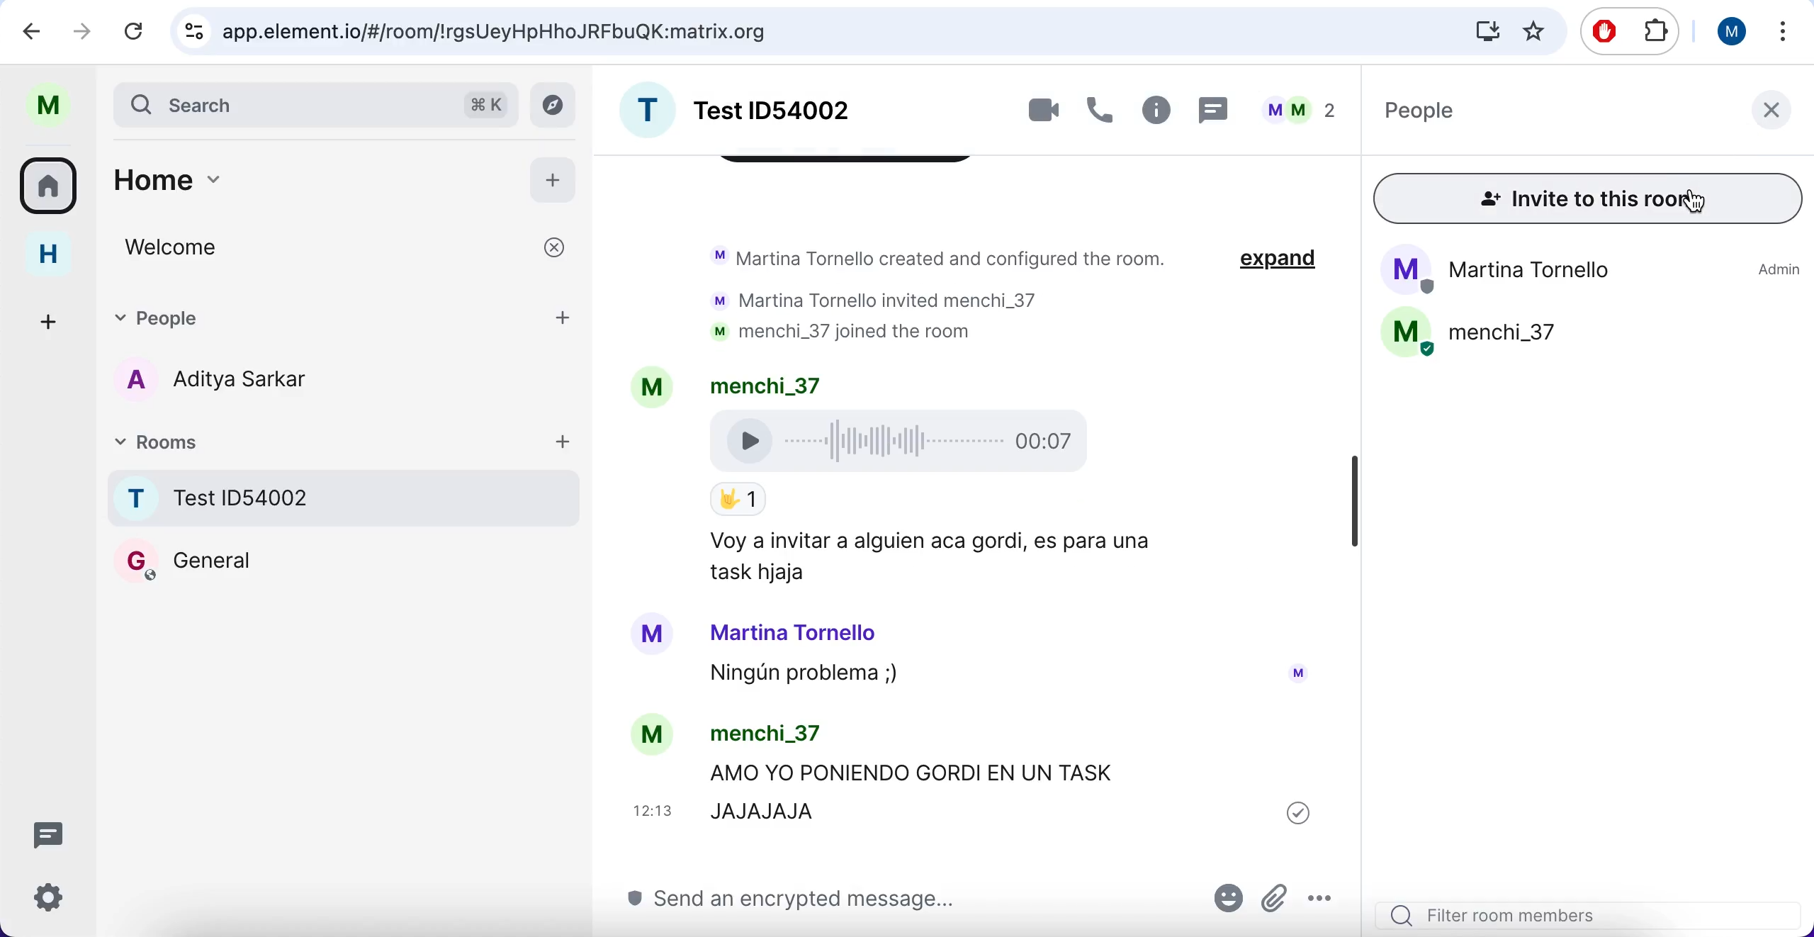 The height and width of the screenshot is (937, 1814). What do you see at coordinates (653, 811) in the screenshot?
I see `12: 13` at bounding box center [653, 811].